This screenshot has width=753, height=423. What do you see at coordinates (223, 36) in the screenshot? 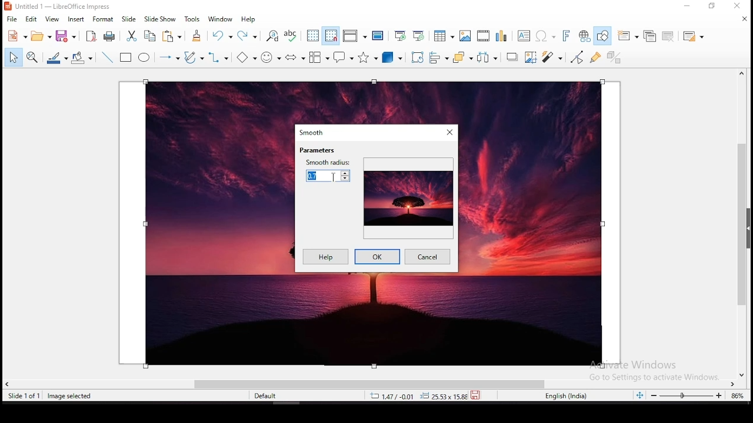
I see `undo` at bounding box center [223, 36].